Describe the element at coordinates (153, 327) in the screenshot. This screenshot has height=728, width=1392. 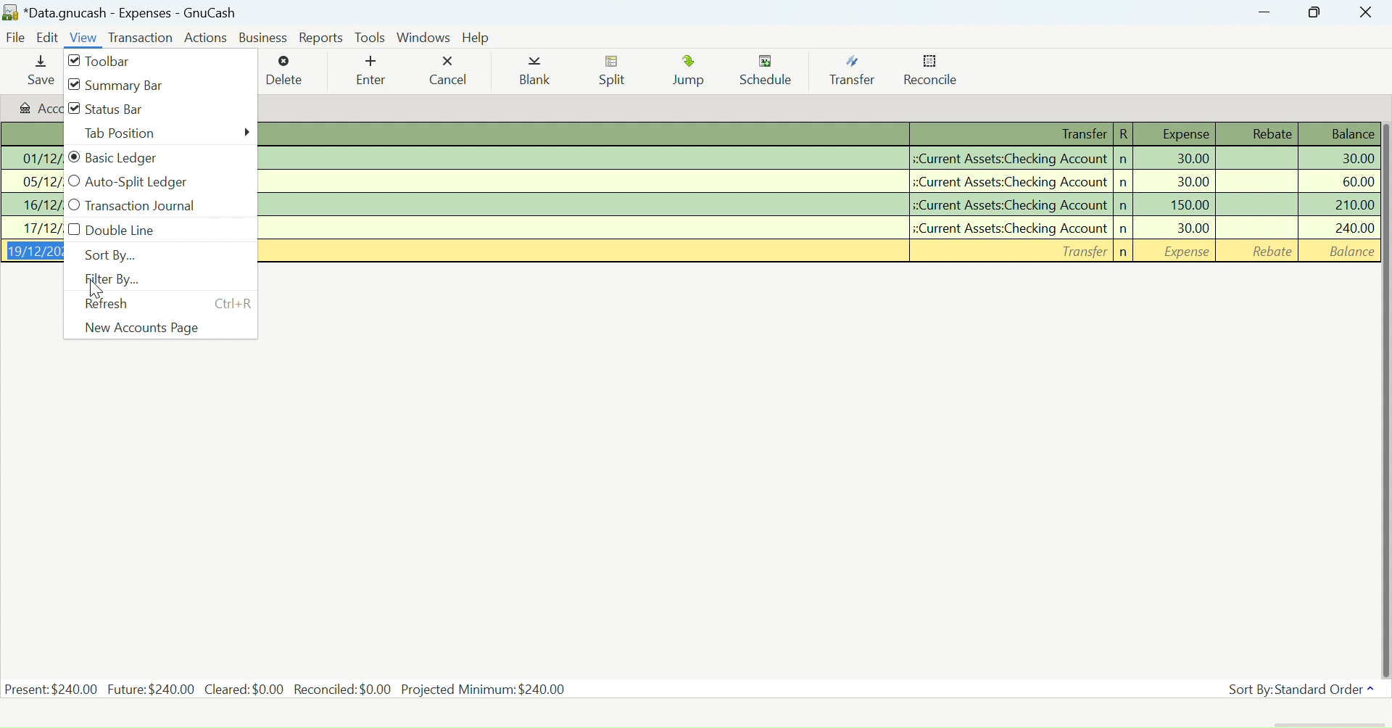
I see `New Accounts Page` at that location.